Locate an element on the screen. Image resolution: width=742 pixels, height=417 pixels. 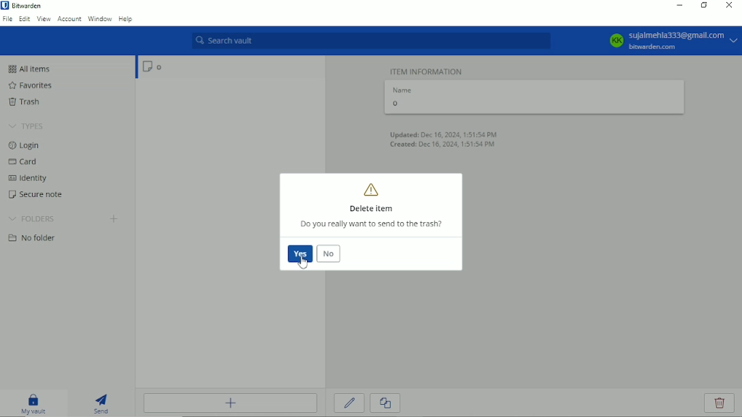
Search vault is located at coordinates (368, 41).